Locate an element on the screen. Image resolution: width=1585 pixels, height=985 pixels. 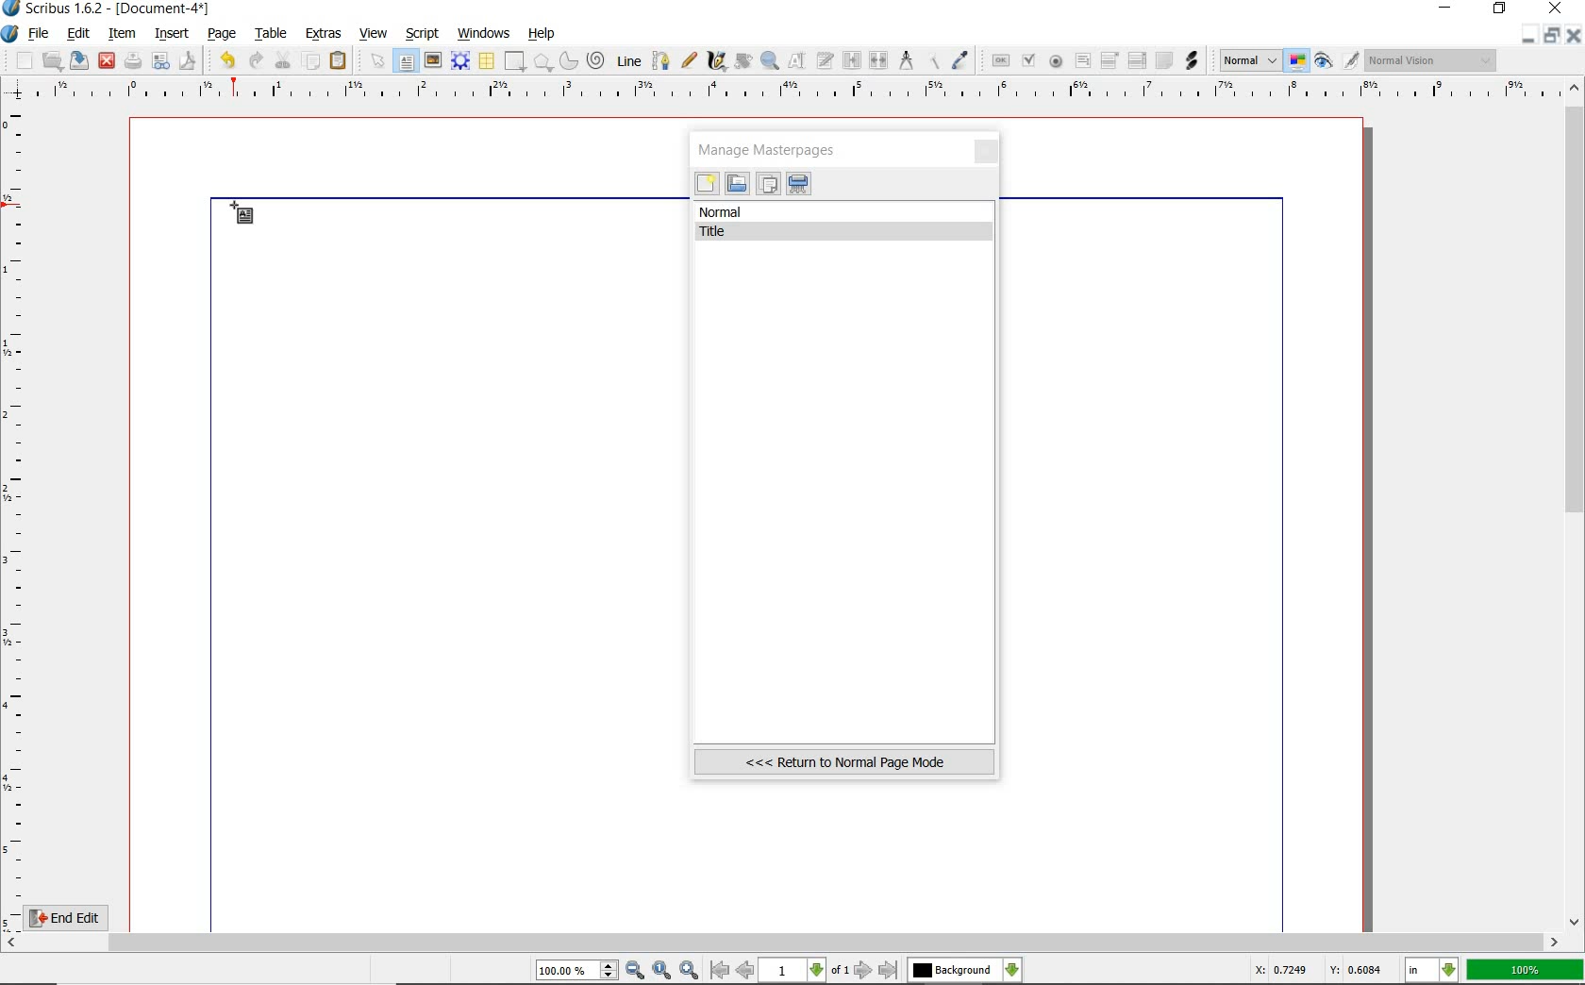
cut is located at coordinates (283, 59).